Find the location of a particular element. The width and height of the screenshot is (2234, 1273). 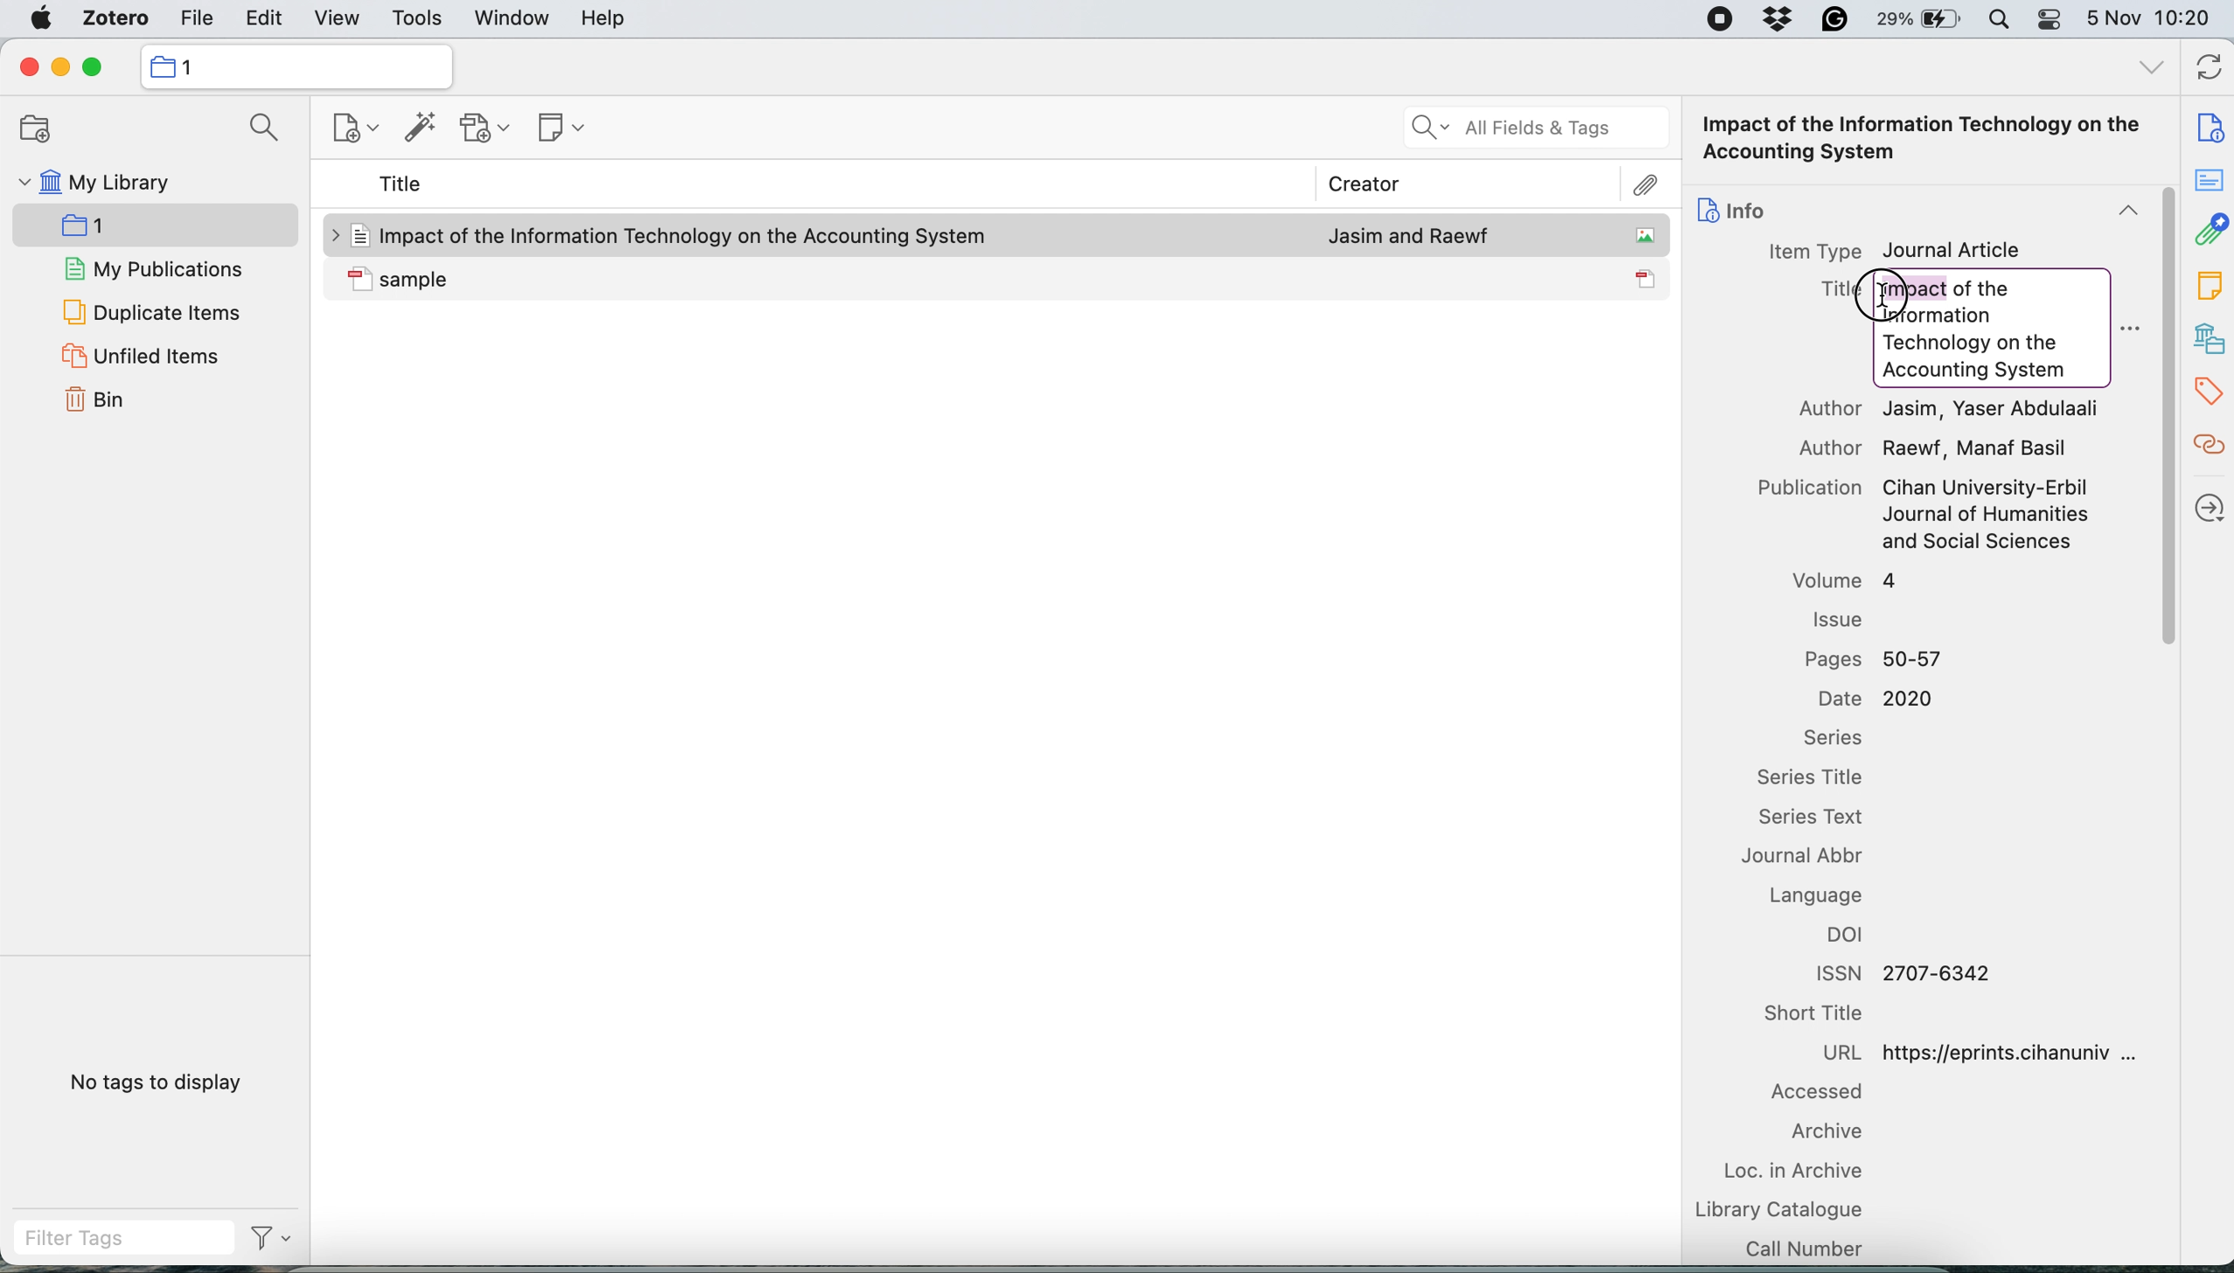

series text is located at coordinates (1821, 817).